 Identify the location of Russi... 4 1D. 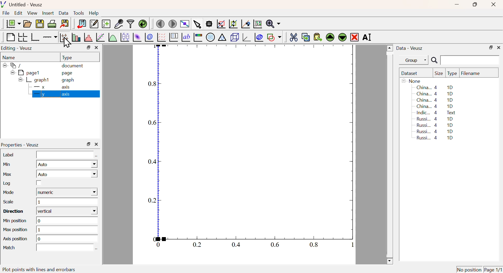
(436, 119).